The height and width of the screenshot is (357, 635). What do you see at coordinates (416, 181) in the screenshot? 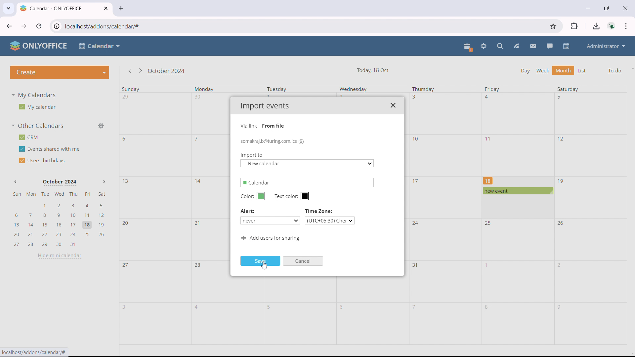
I see `17` at bounding box center [416, 181].